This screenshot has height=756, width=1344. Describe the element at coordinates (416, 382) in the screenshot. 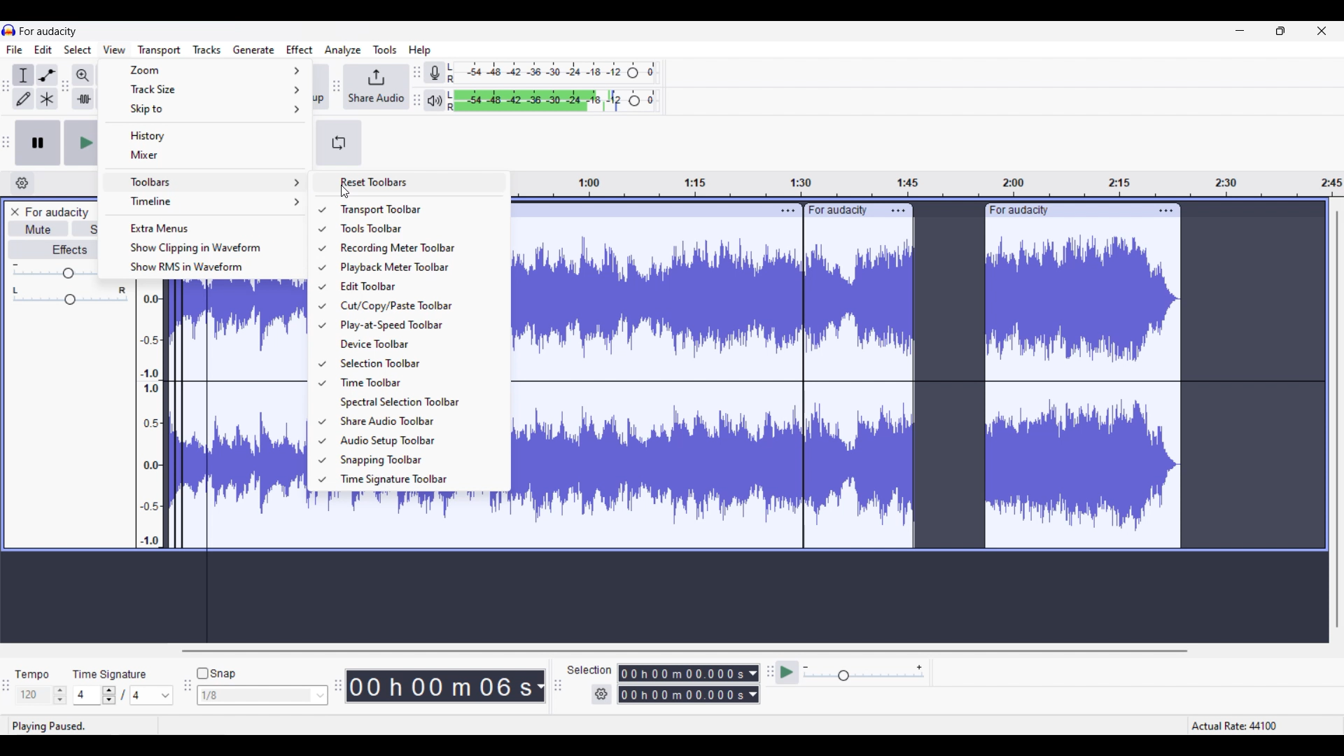

I see `Time toolbar` at that location.